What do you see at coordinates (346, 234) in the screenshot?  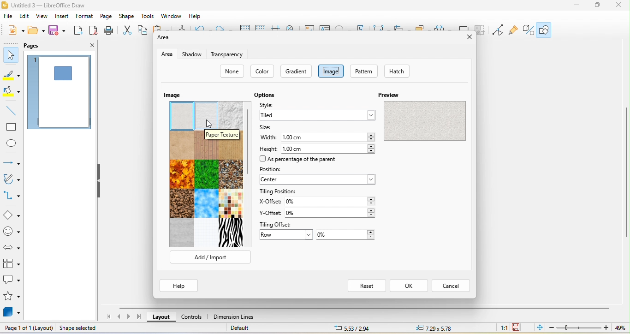 I see `0%` at bounding box center [346, 234].